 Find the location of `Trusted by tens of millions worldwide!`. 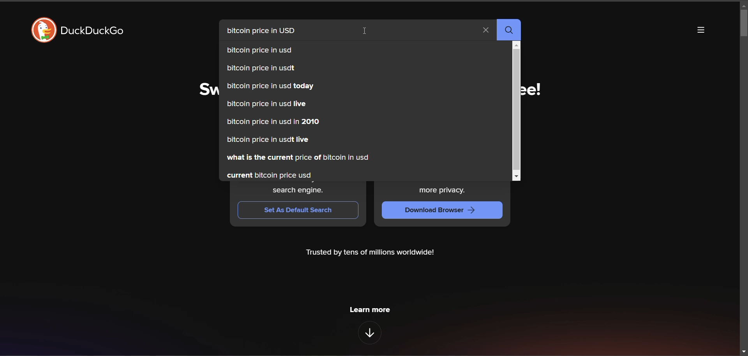

Trusted by tens of millions worldwide! is located at coordinates (373, 251).